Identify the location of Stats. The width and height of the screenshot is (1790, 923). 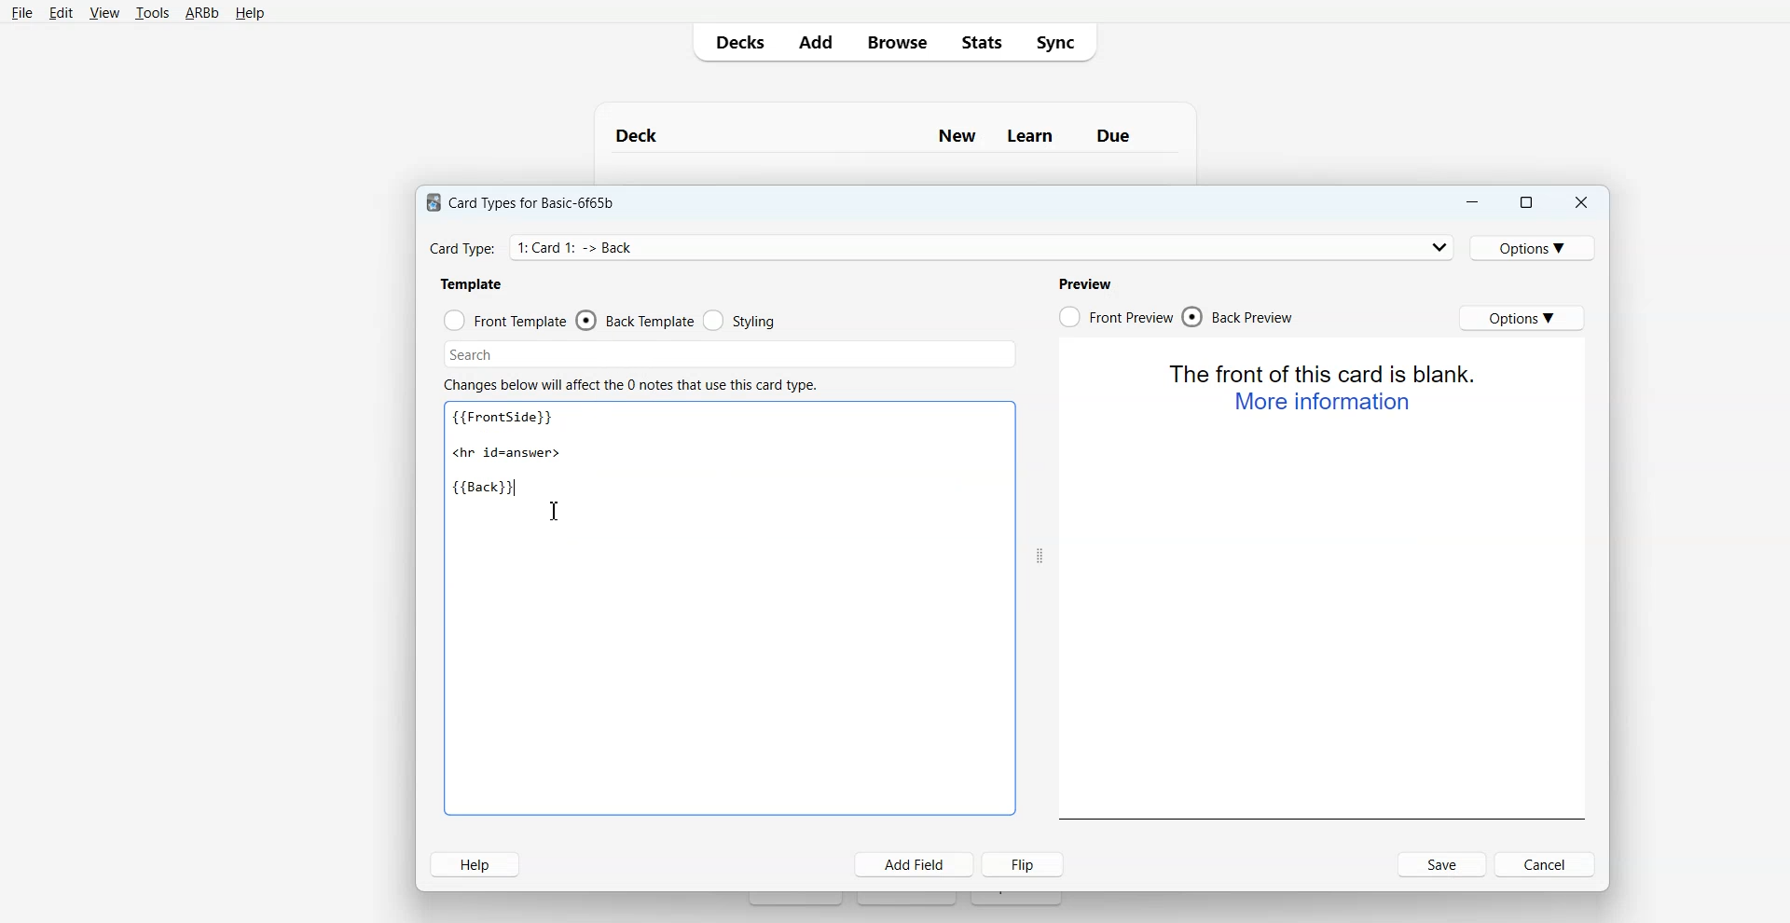
(978, 42).